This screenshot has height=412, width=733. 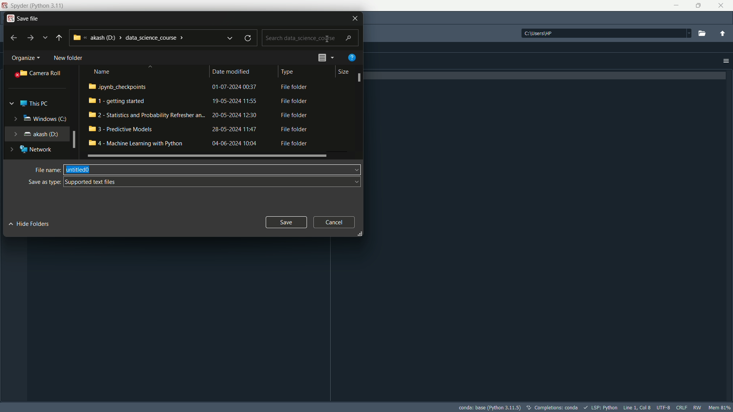 I want to click on Close window, so click(x=355, y=18).